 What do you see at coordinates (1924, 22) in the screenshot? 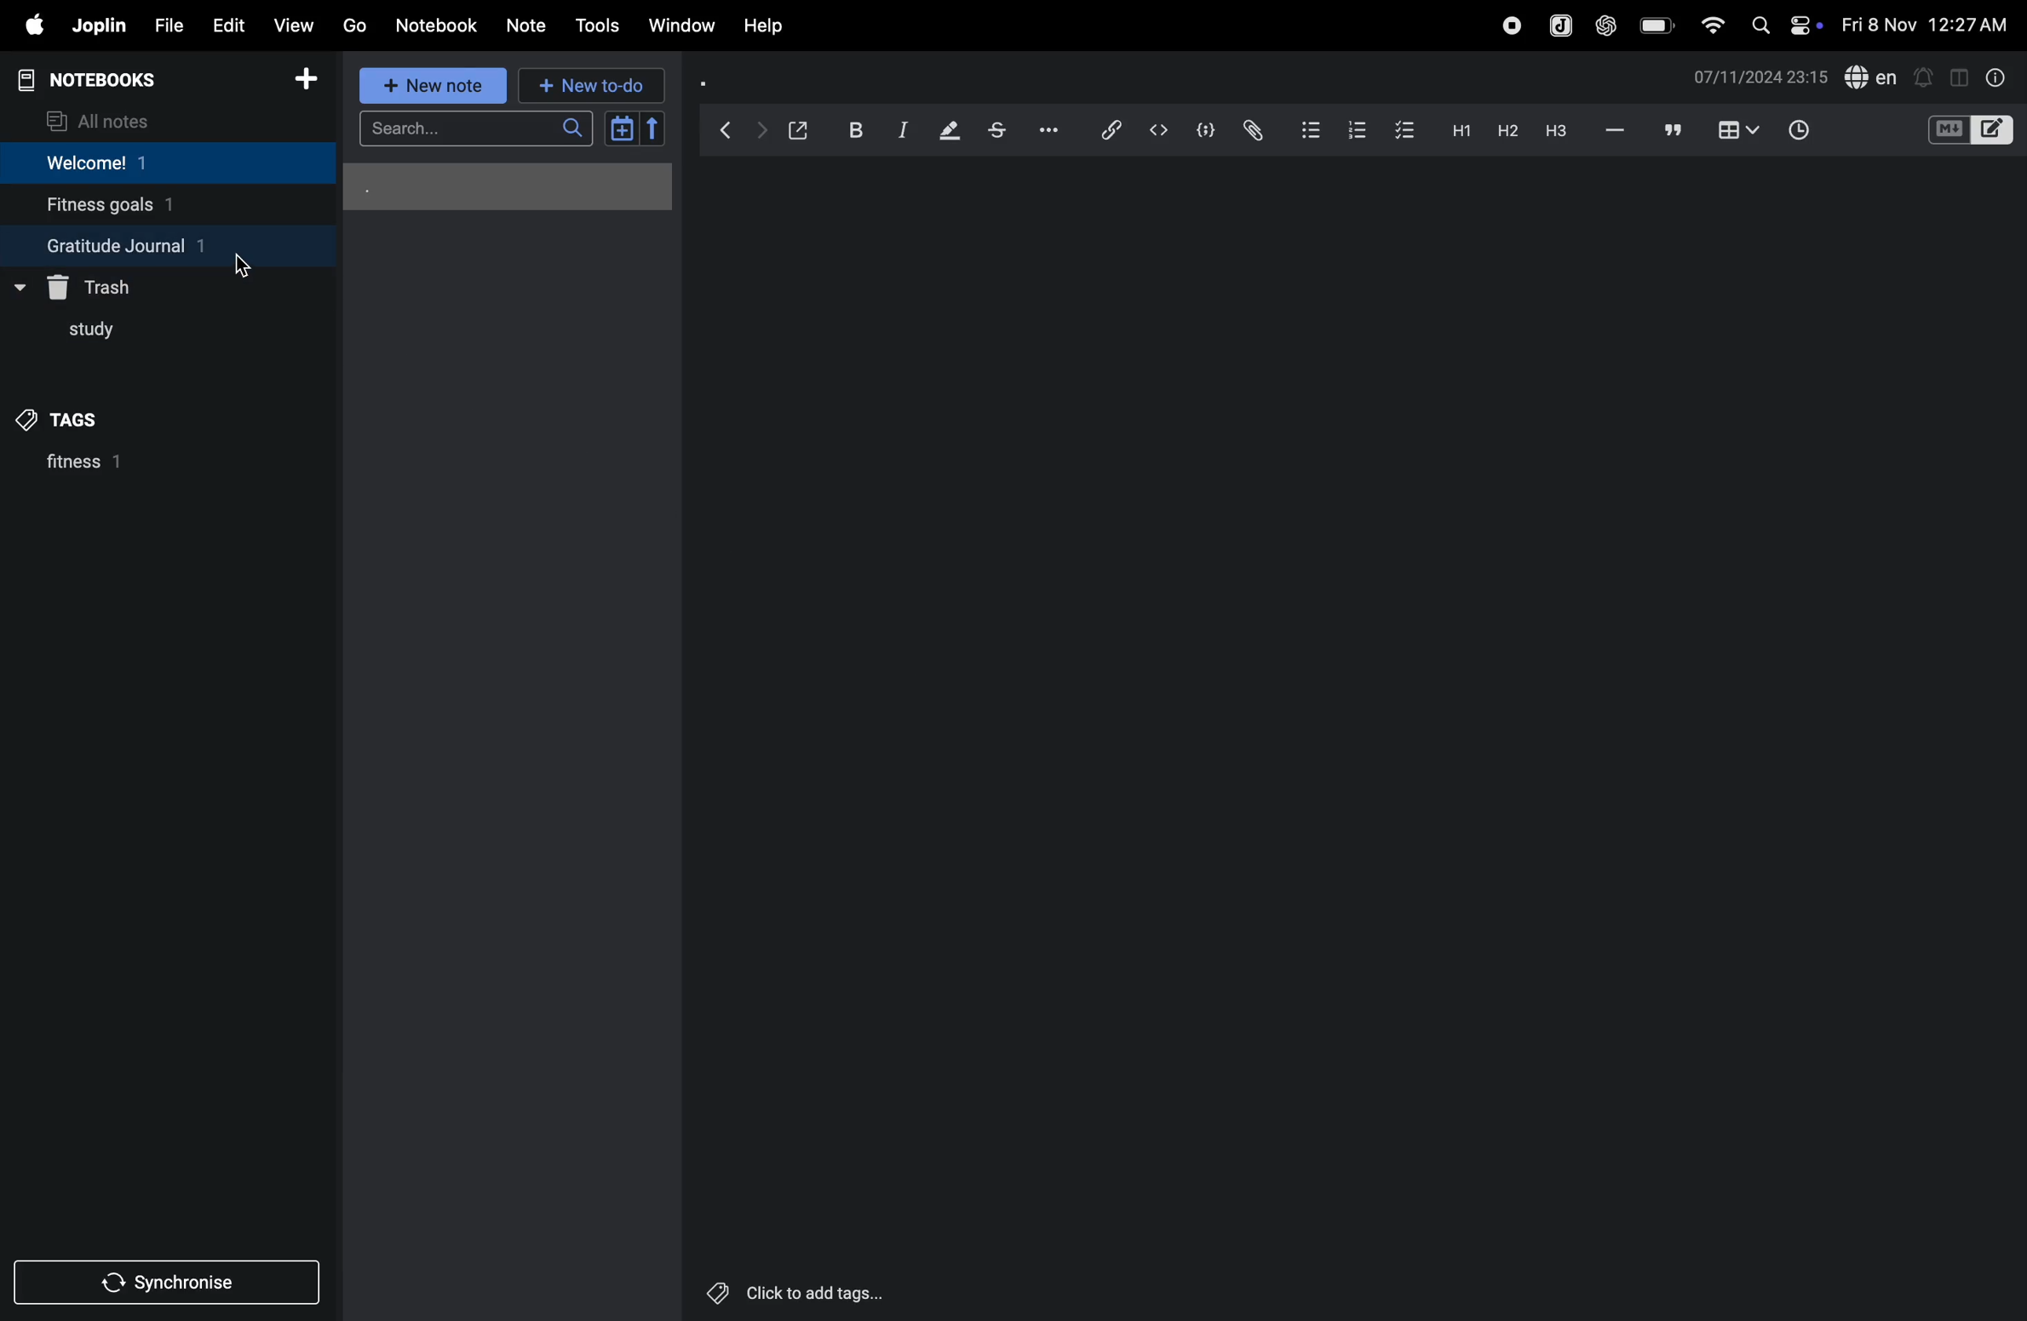
I see `Fri 8 Nov 12:27 AM` at bounding box center [1924, 22].